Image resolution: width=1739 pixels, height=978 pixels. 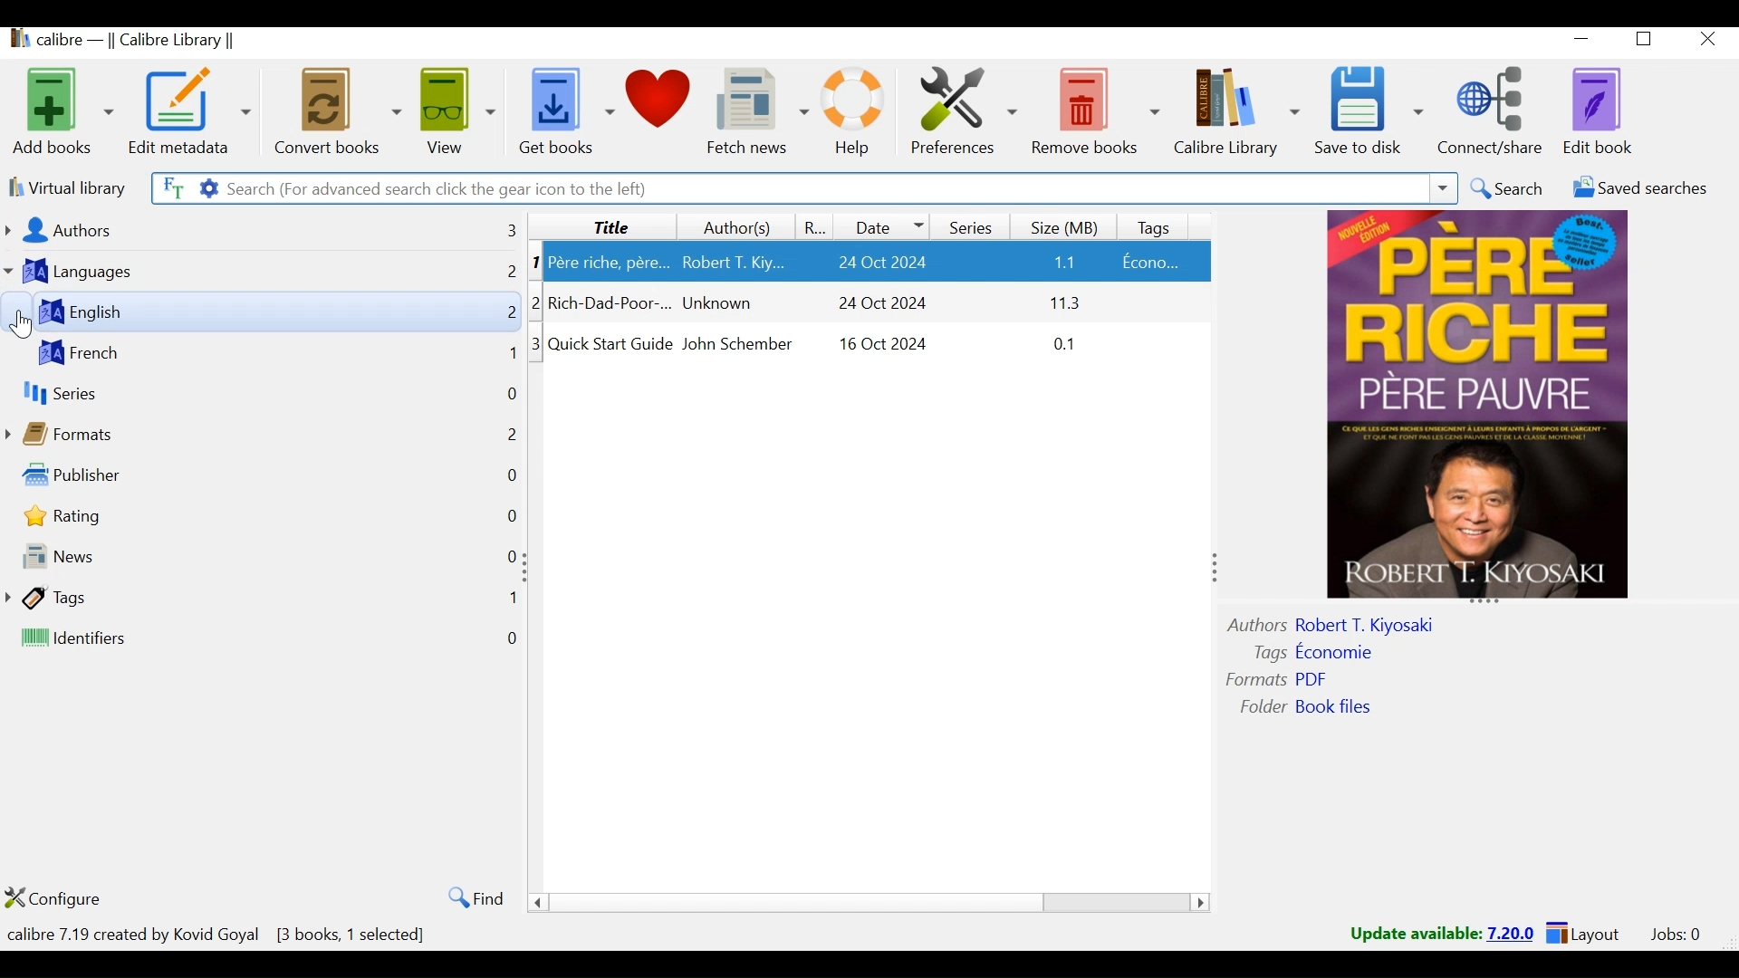 I want to click on English, so click(x=176, y=311).